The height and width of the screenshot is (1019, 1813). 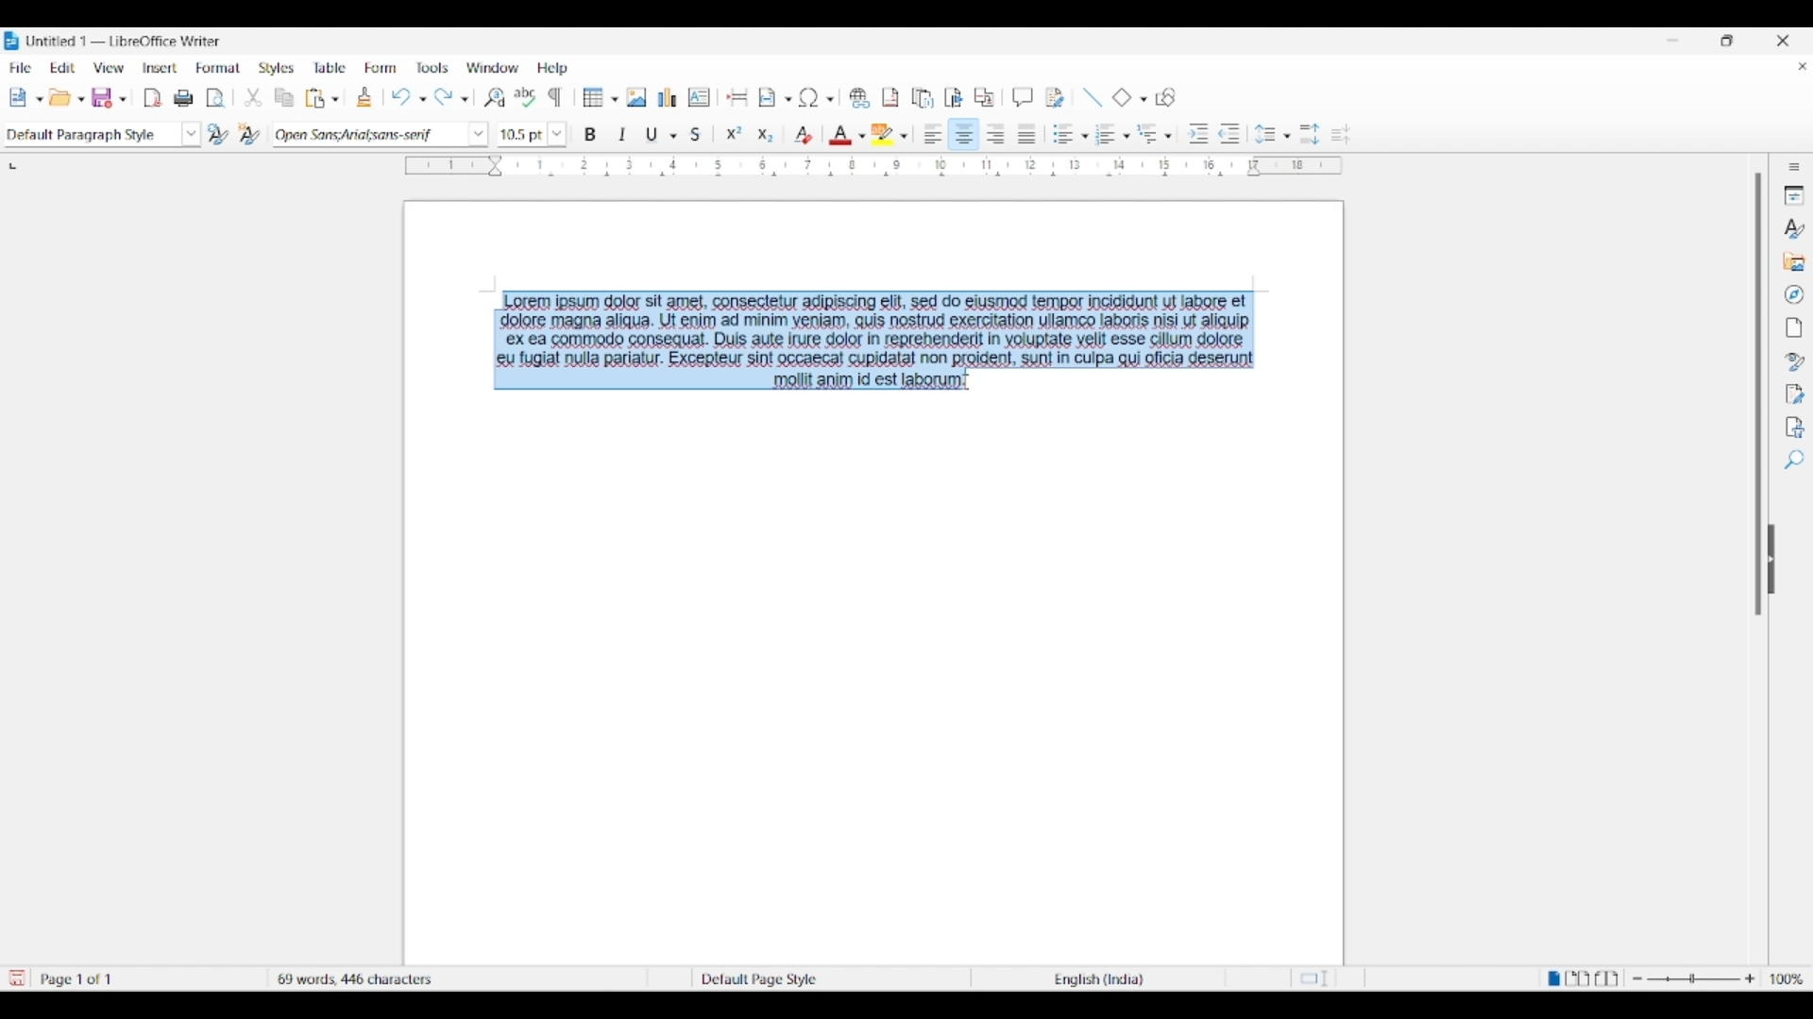 What do you see at coordinates (1579, 978) in the screenshot?
I see `Multiple page view` at bounding box center [1579, 978].